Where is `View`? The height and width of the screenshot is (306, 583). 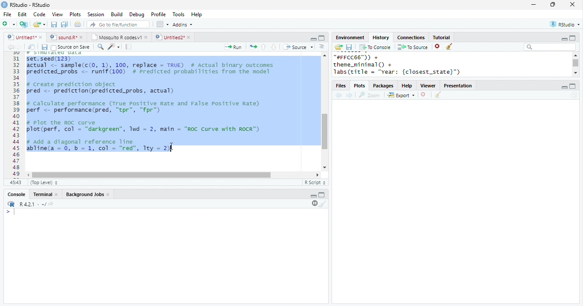 View is located at coordinates (57, 14).